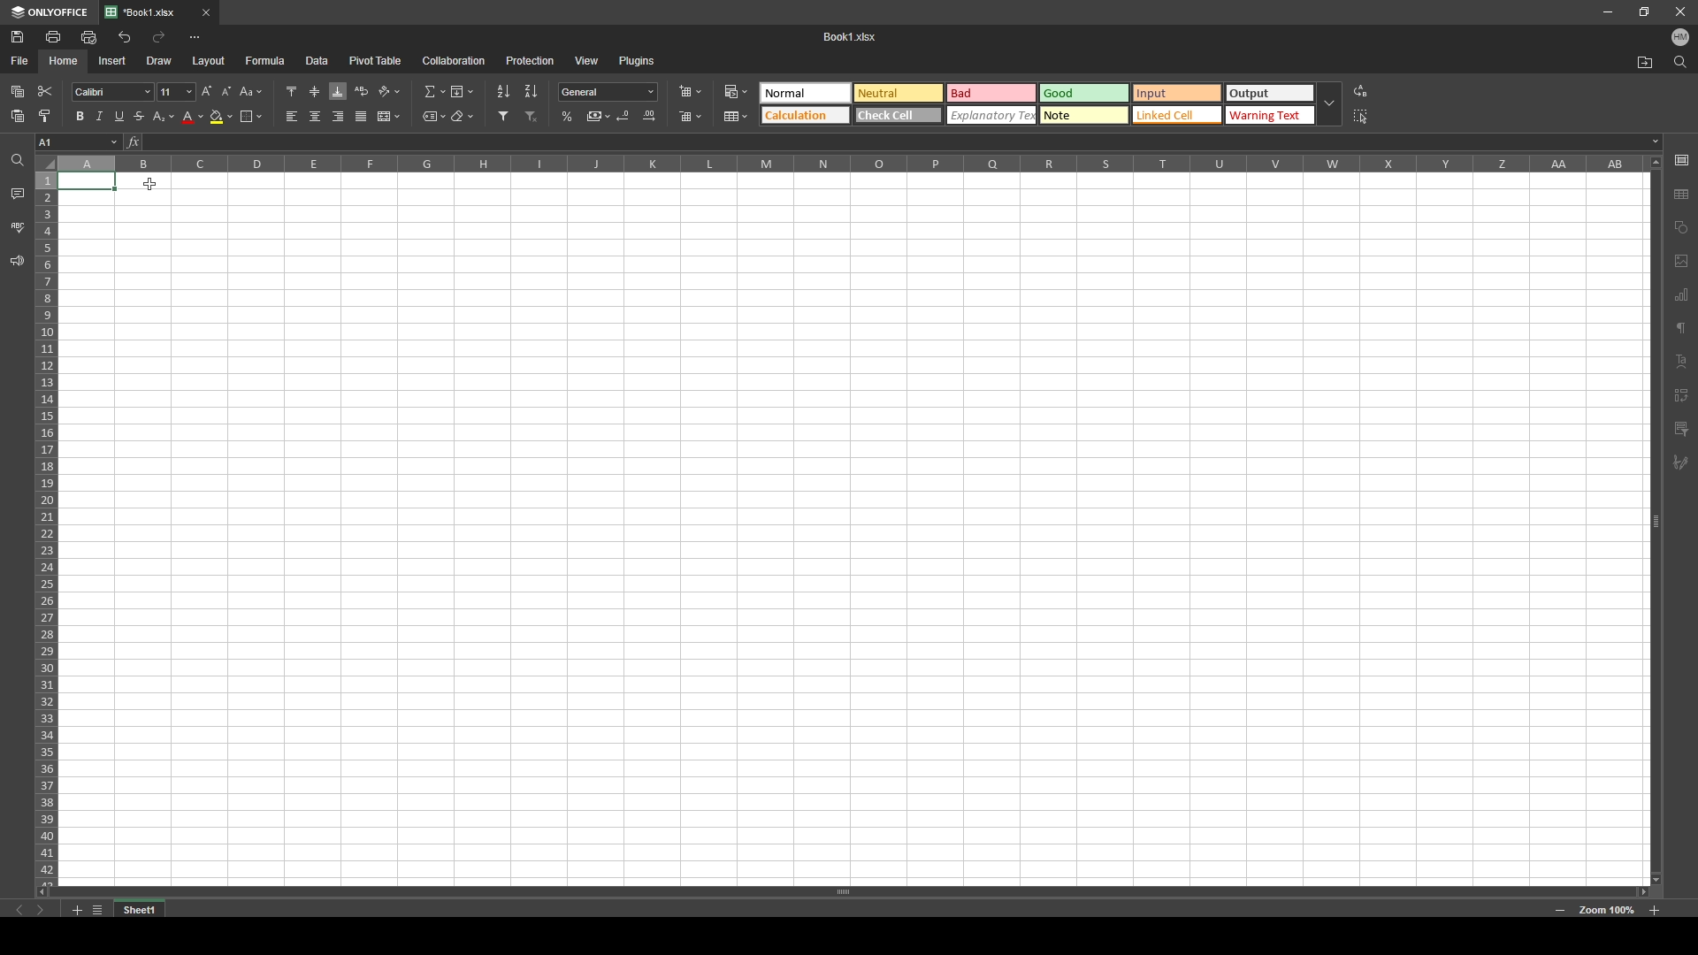  What do you see at coordinates (1681, 429) in the screenshot?
I see `filter` at bounding box center [1681, 429].